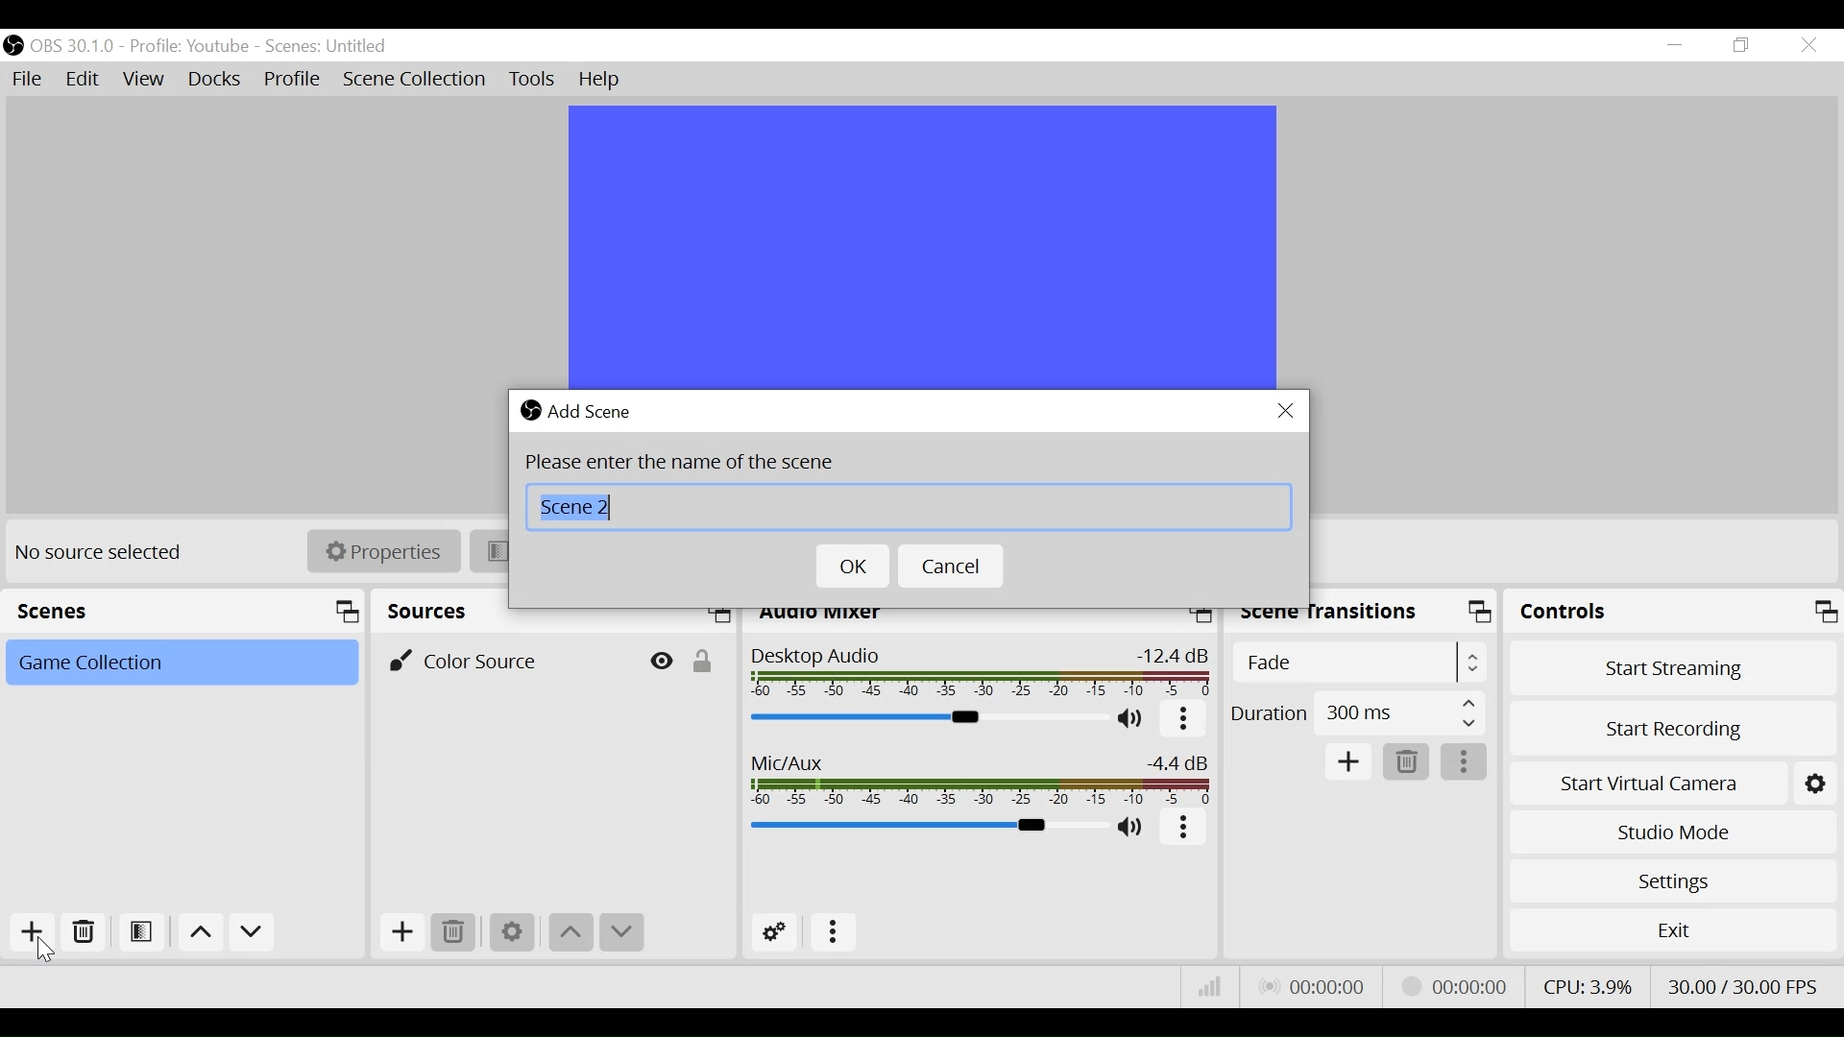 This screenshot has width=1844, height=1037. What do you see at coordinates (512, 932) in the screenshot?
I see `Settings` at bounding box center [512, 932].